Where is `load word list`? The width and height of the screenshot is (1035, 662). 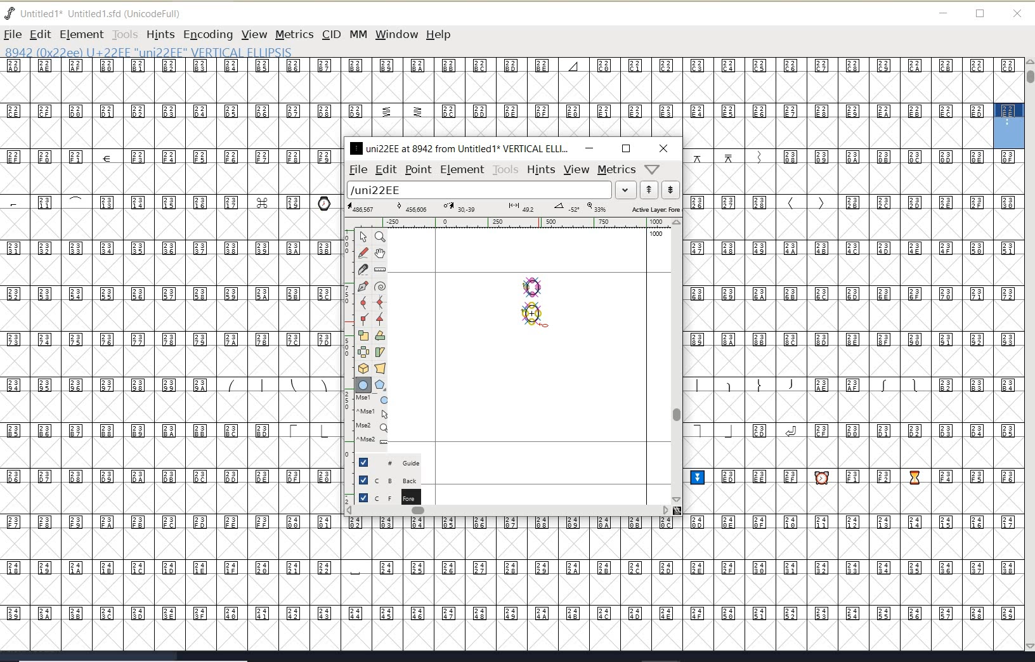
load word list is located at coordinates (489, 191).